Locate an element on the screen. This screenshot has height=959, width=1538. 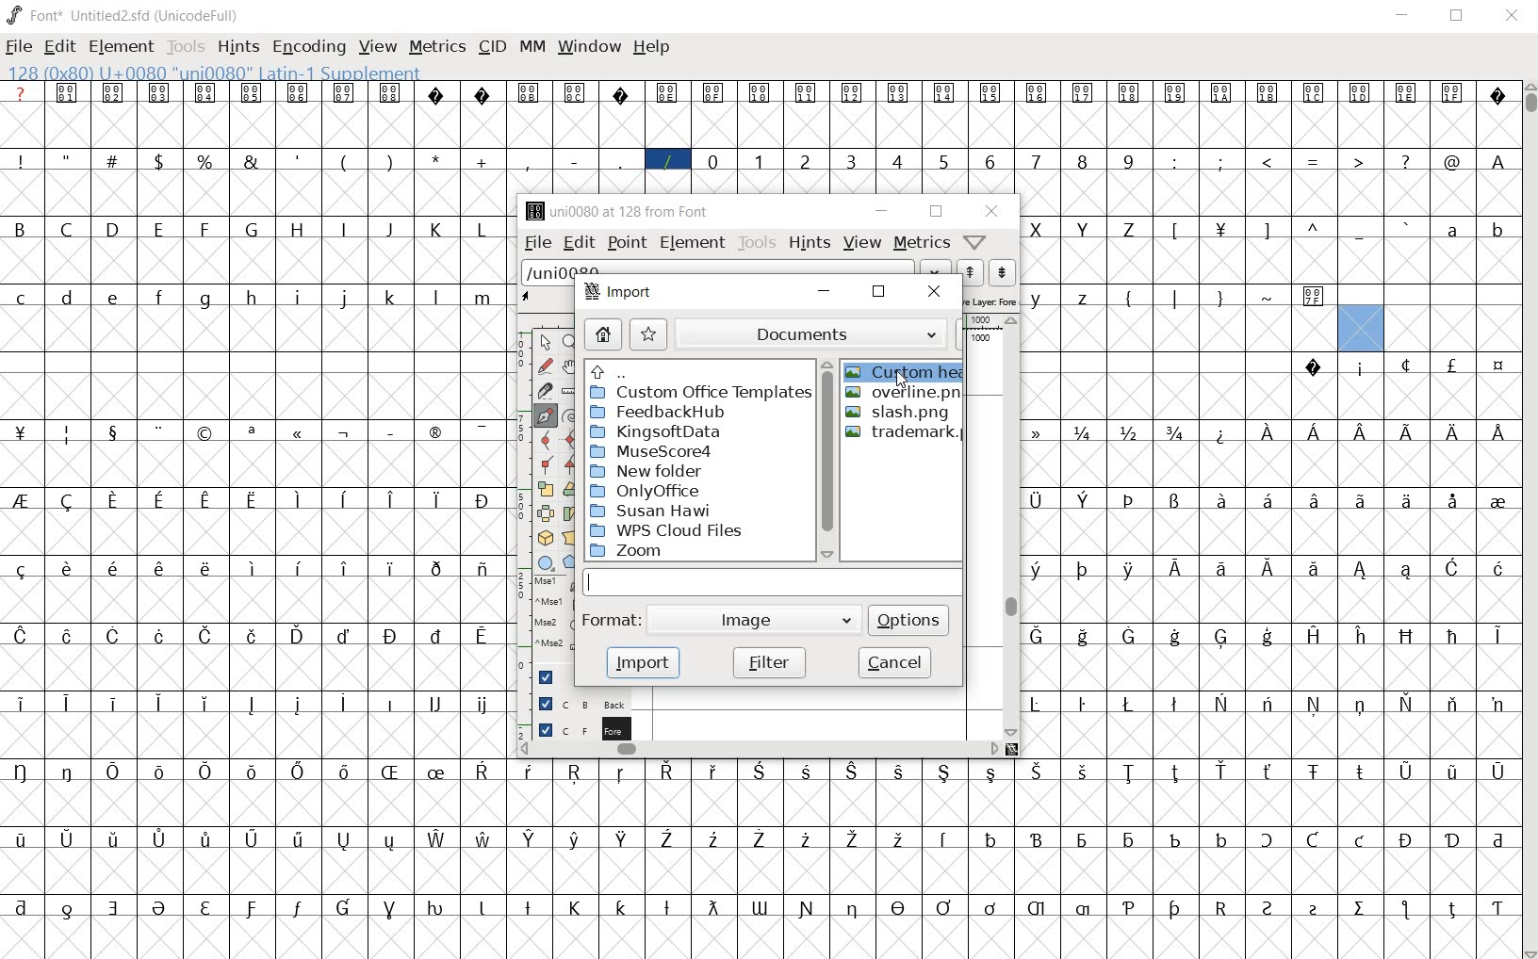
scrollbar is located at coordinates (758, 751).